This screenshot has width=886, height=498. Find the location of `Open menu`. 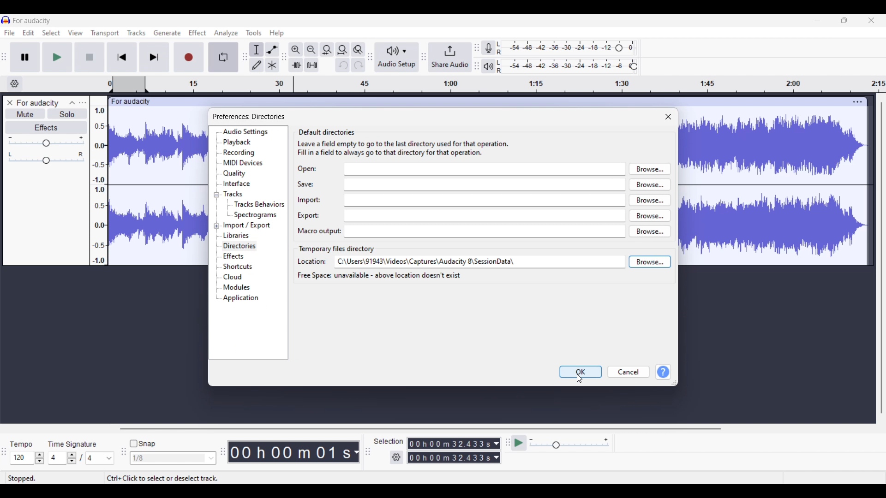

Open menu is located at coordinates (83, 103).